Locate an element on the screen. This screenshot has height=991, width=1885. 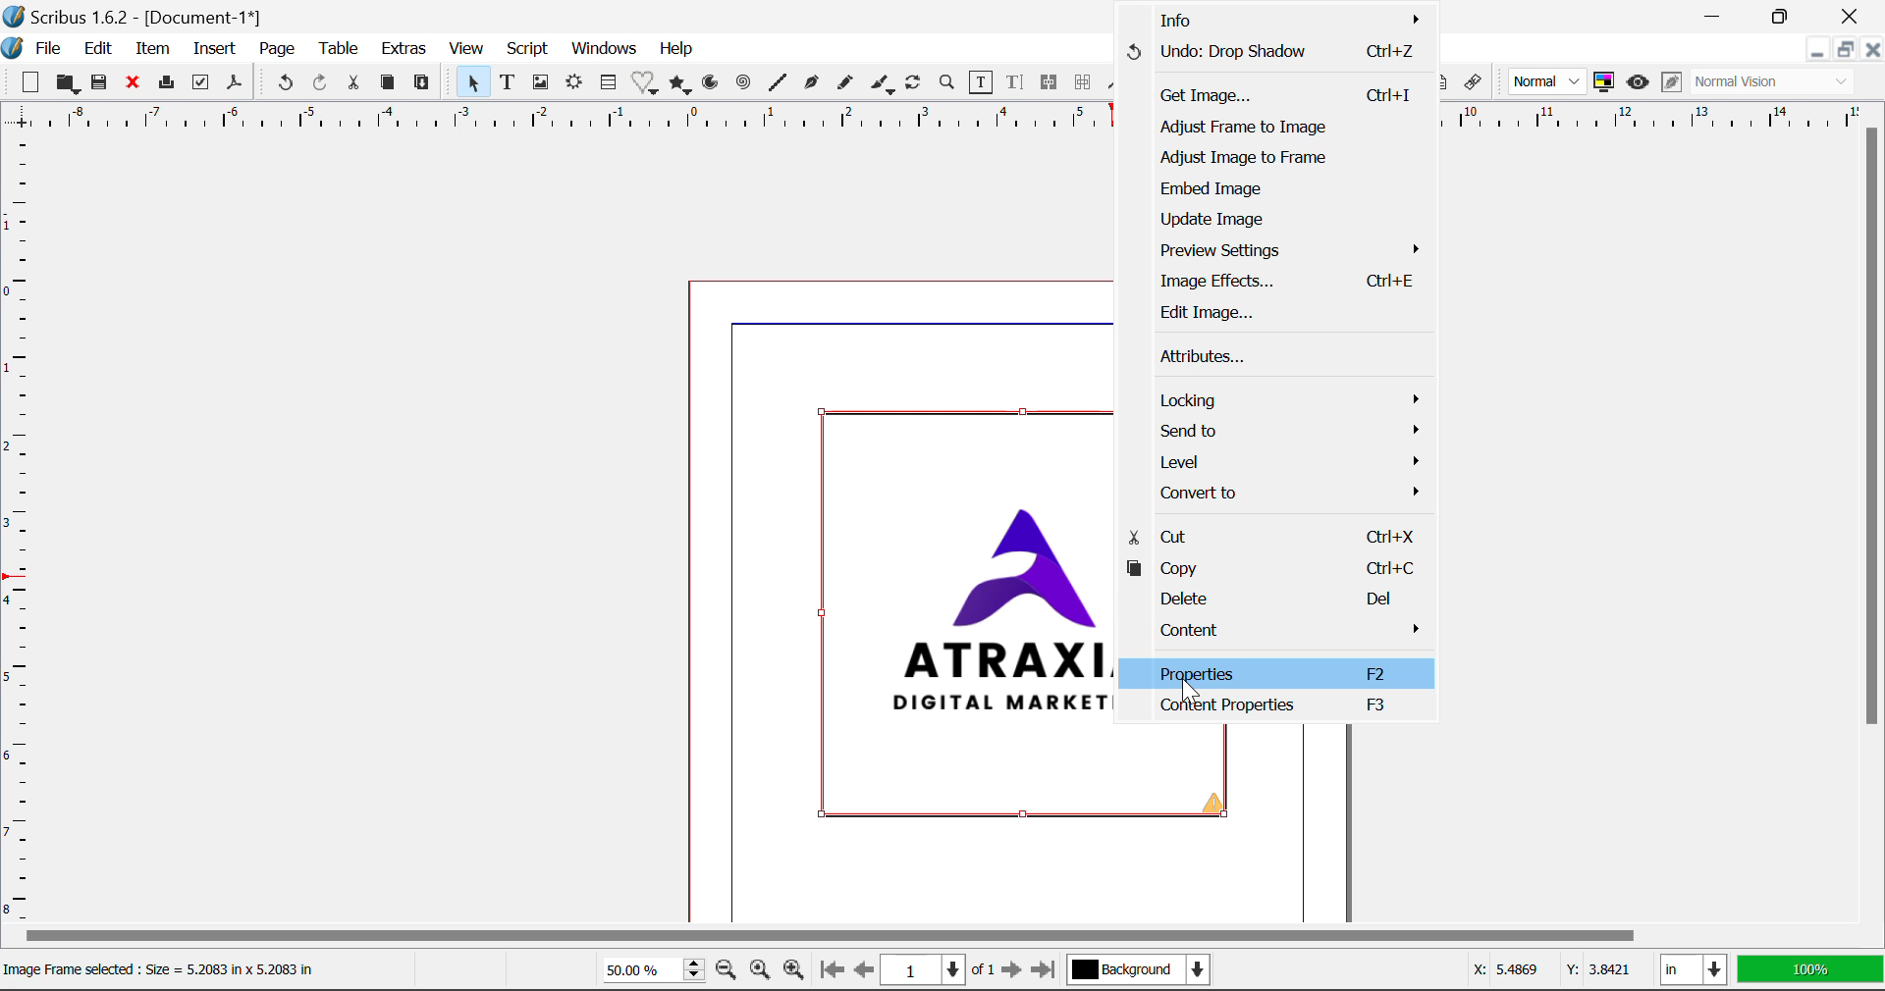
Refresh is located at coordinates (914, 83).